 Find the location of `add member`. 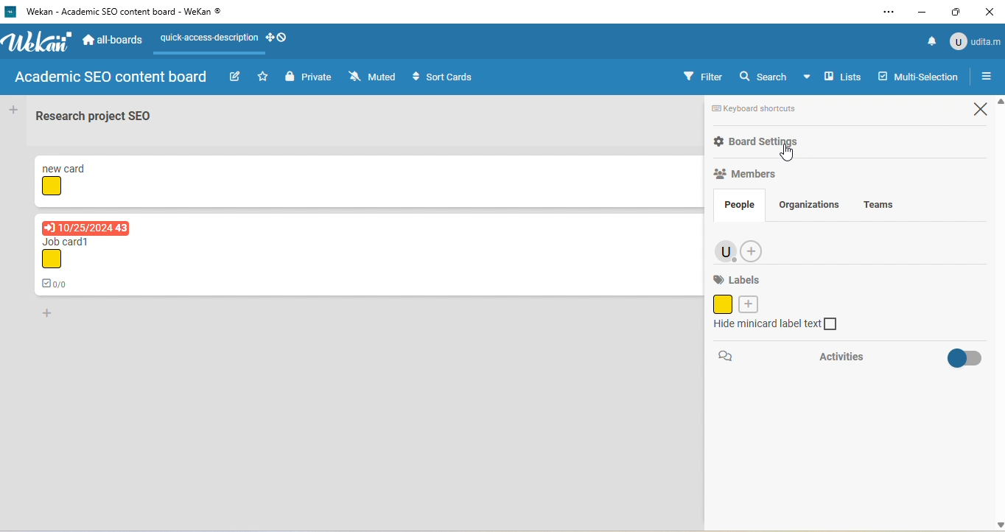

add member is located at coordinates (760, 251).